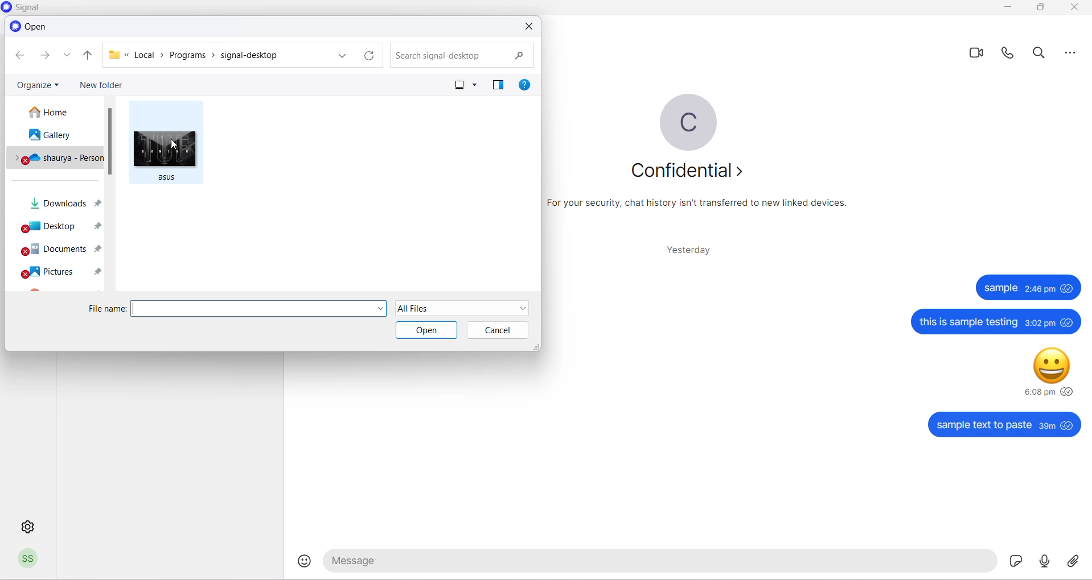  Describe the element at coordinates (983, 426) in the screenshot. I see `sample text to paste` at that location.